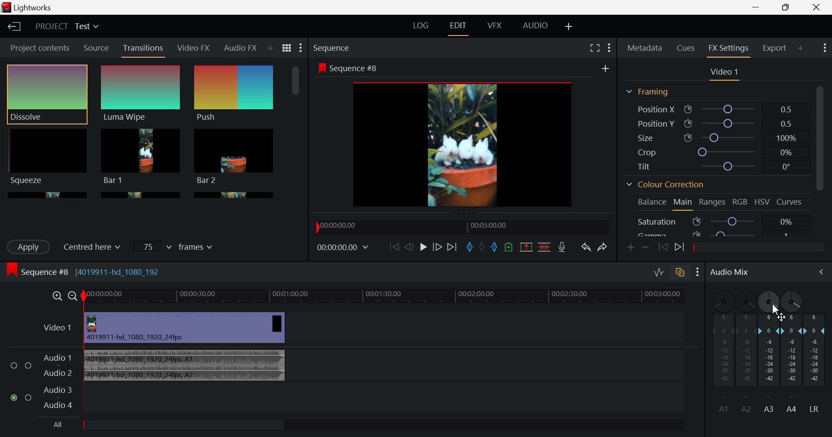 The height and width of the screenshot is (437, 832). Describe the element at coordinates (777, 312) in the screenshot. I see `cursor` at that location.